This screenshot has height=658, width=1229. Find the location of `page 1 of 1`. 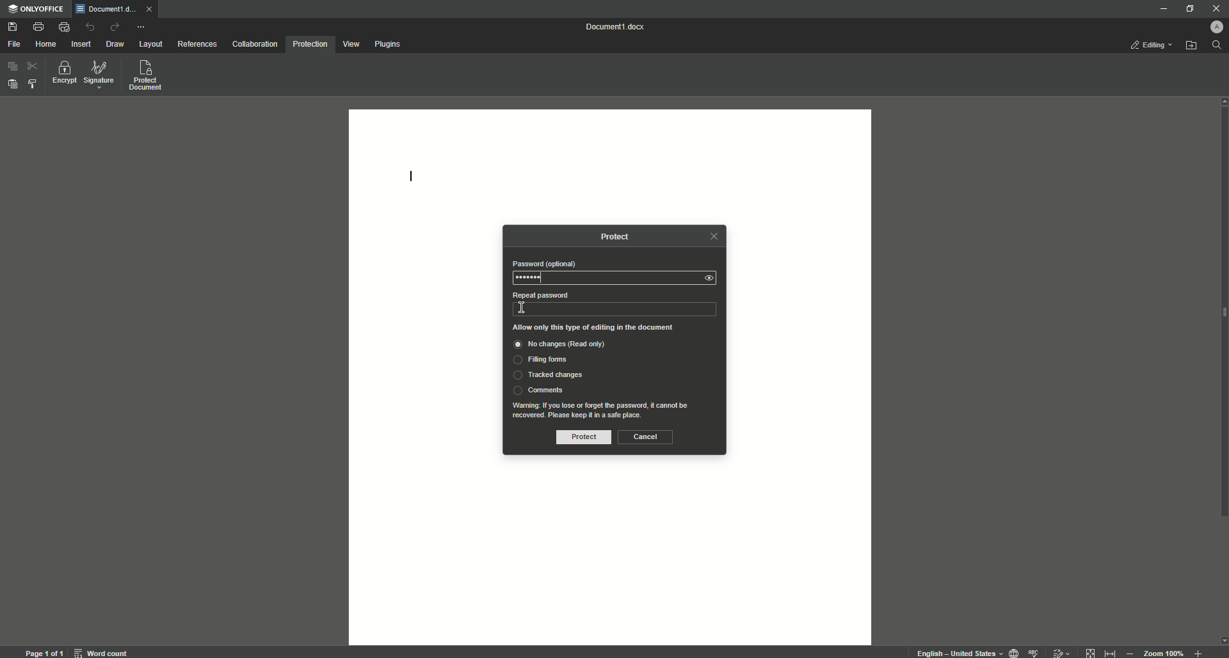

page 1 of 1 is located at coordinates (44, 651).